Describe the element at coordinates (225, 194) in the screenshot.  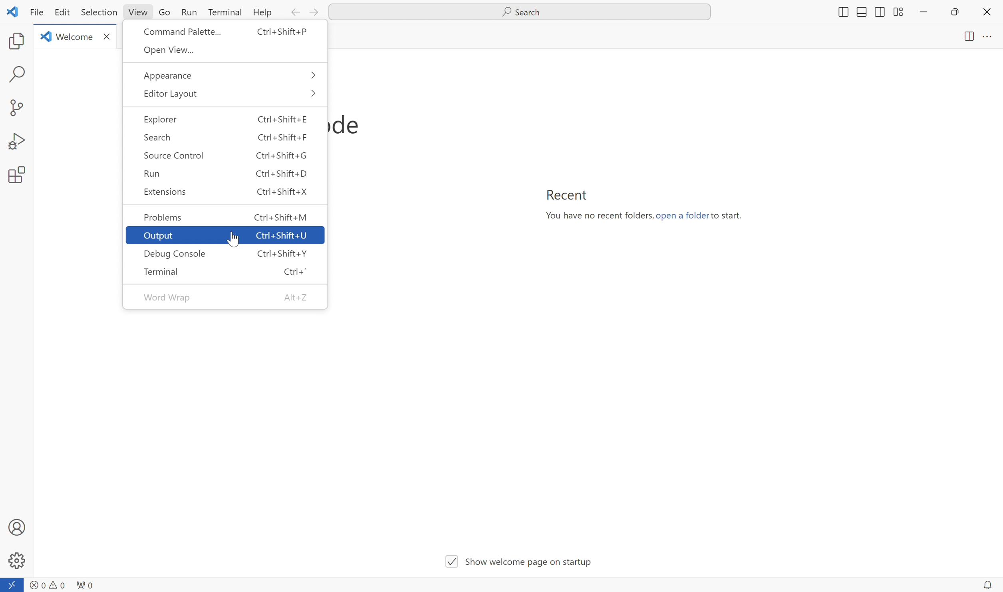
I see `extensions` at that location.